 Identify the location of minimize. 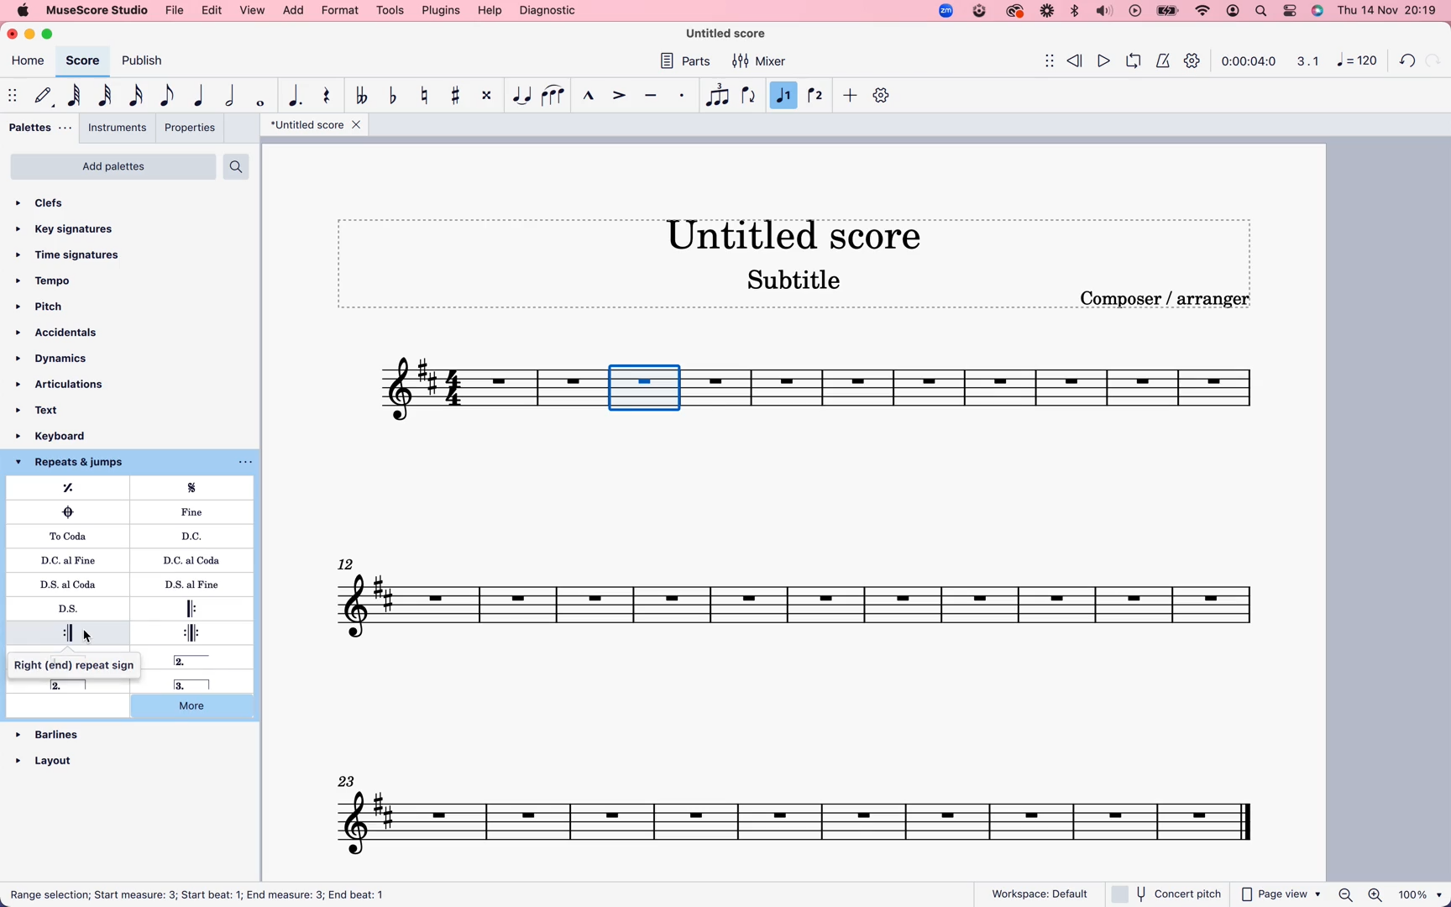
(33, 34).